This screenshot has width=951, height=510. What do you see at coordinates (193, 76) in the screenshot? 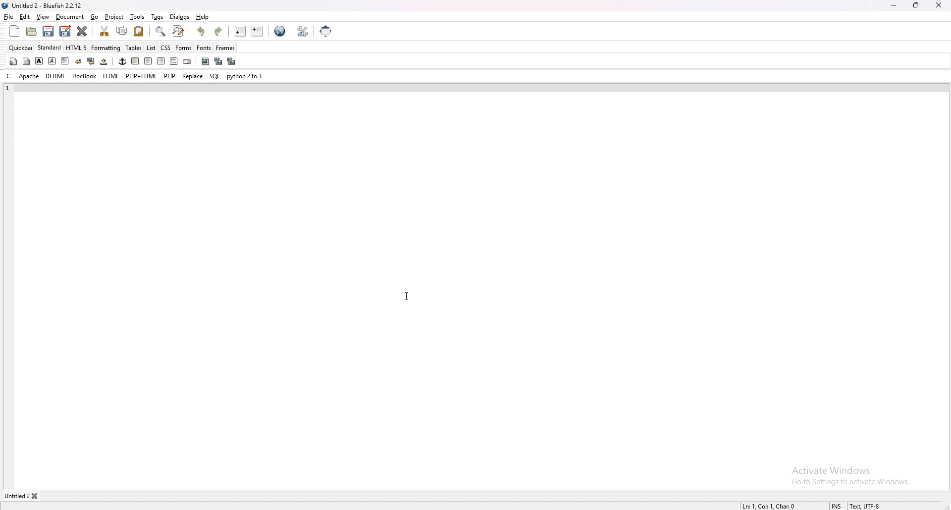
I see `replace` at bounding box center [193, 76].